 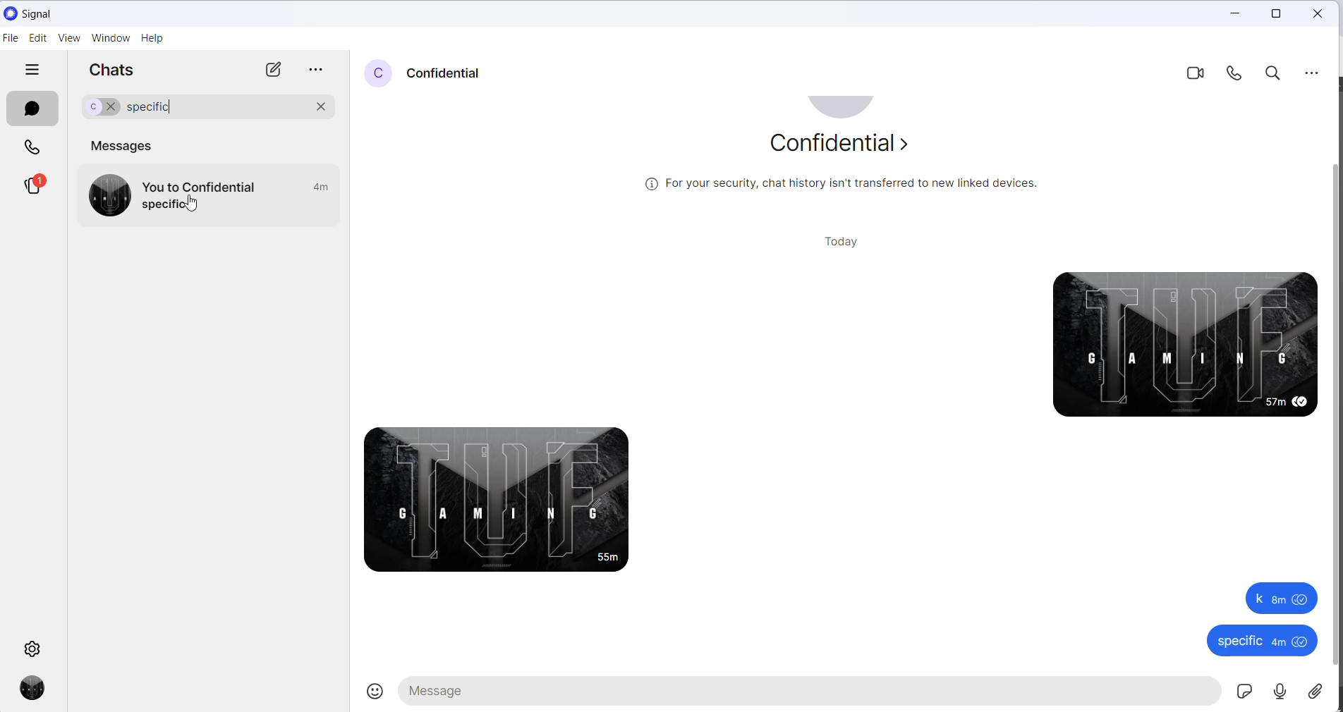 I want to click on specific, so click(x=1253, y=639).